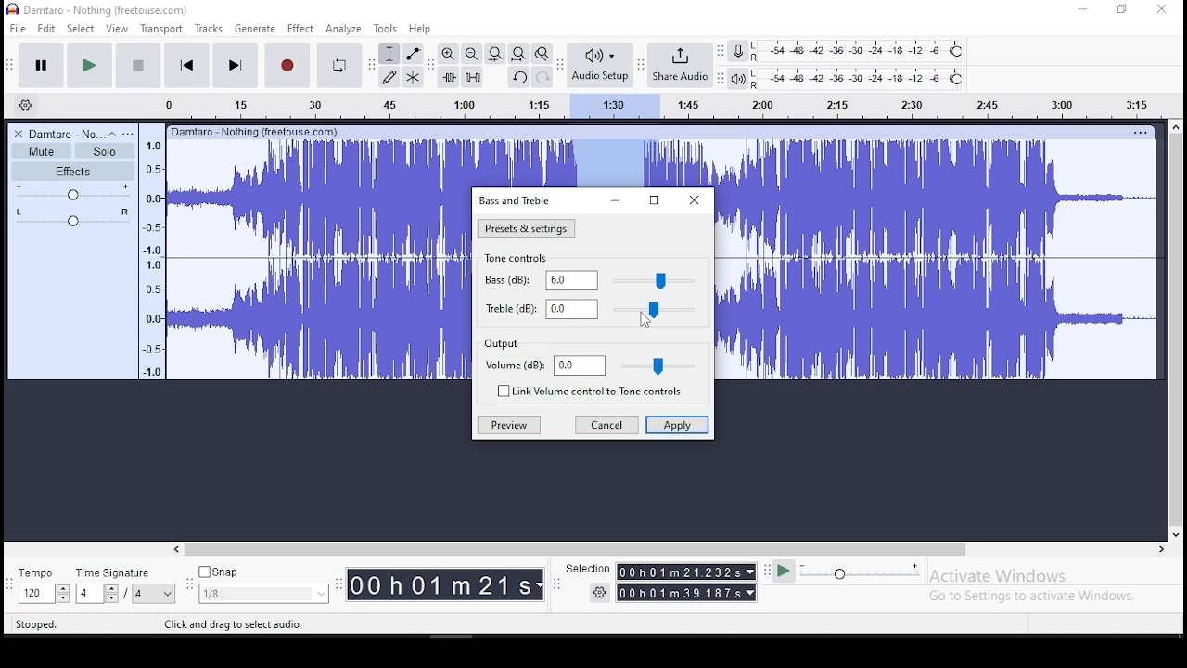 This screenshot has height=668, width=1187. Describe the element at coordinates (339, 583) in the screenshot. I see `` at that location.